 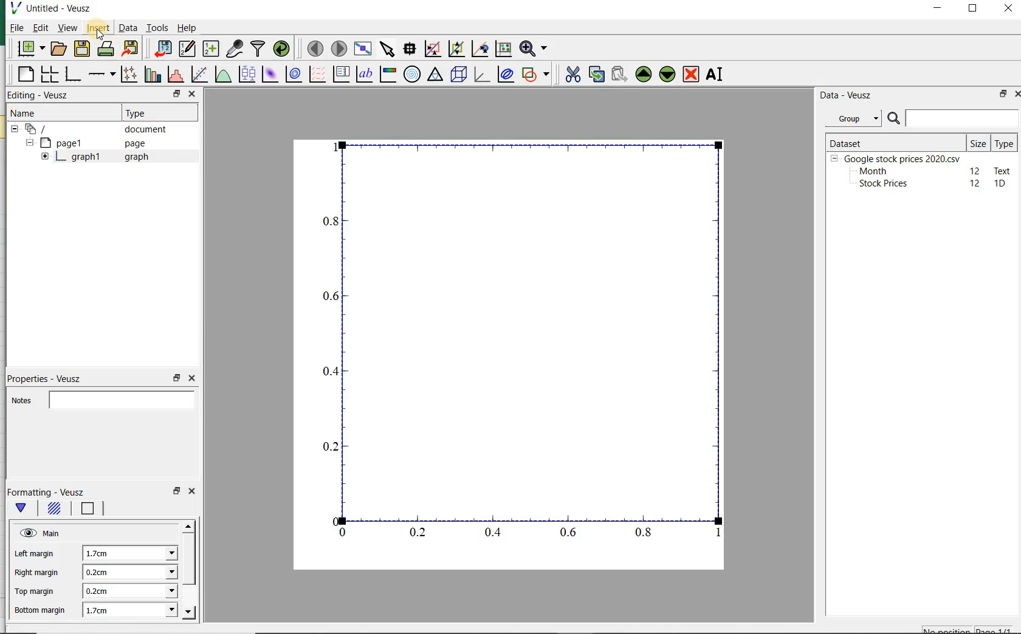 I want to click on Stock prices, so click(x=878, y=184).